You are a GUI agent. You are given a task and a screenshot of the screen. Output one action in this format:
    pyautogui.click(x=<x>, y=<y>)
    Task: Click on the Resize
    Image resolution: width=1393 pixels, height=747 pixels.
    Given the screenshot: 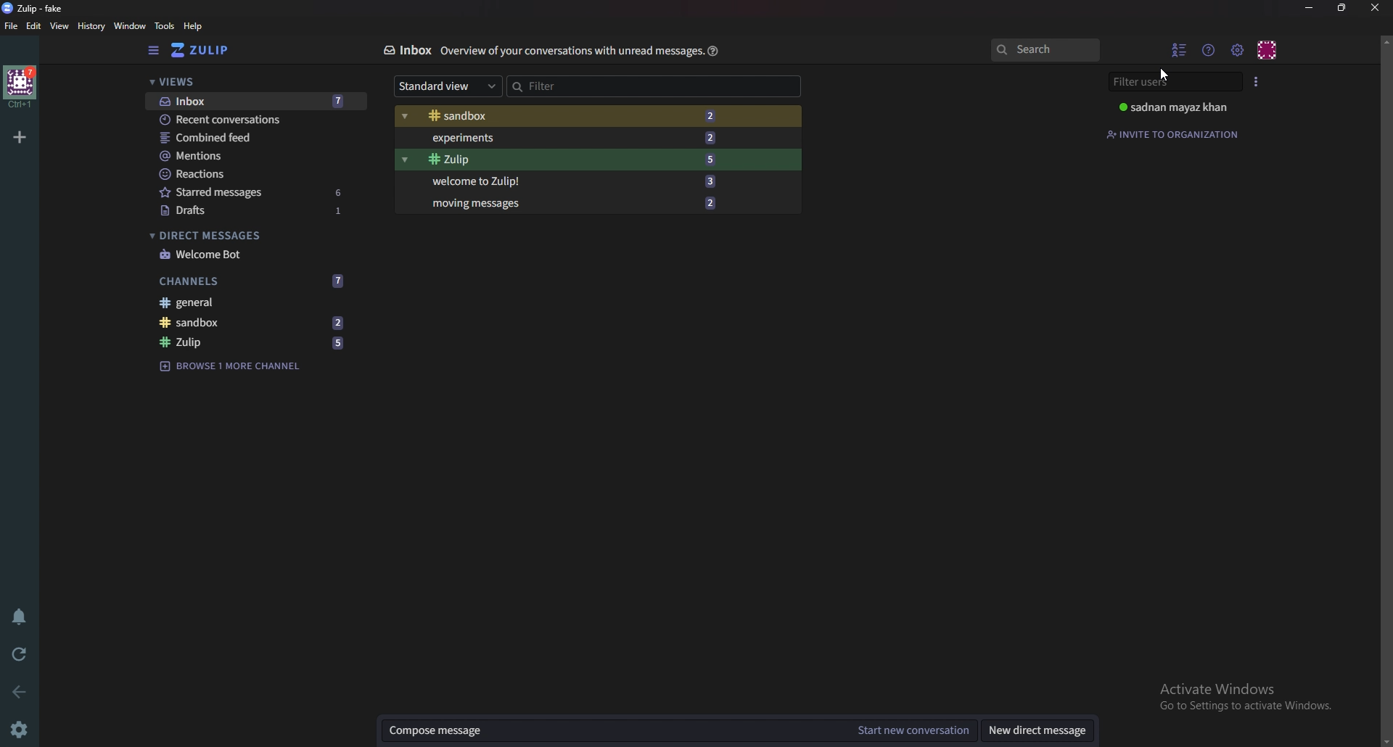 What is the action you would take?
    pyautogui.click(x=1345, y=8)
    